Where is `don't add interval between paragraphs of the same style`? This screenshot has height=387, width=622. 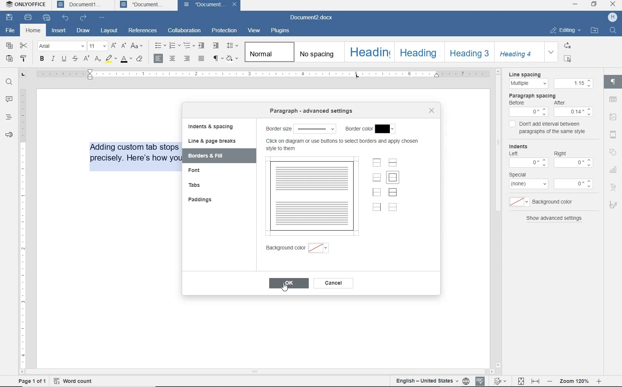
don't add interval between paragraphs of the same style is located at coordinates (555, 128).